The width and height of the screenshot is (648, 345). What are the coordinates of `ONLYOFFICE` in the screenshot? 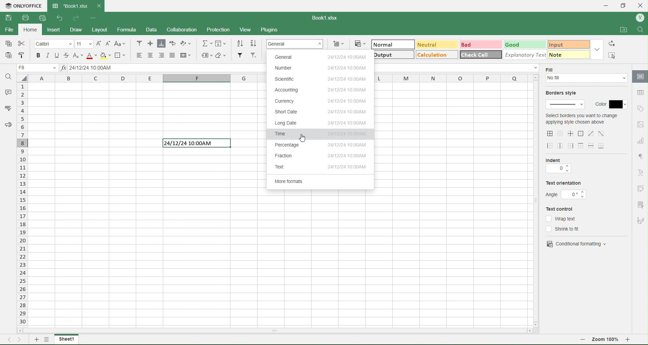 It's located at (23, 5).